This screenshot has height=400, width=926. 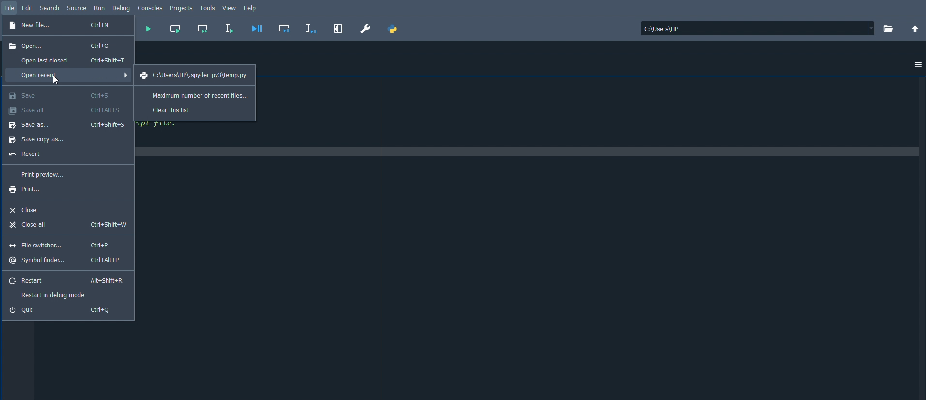 What do you see at coordinates (63, 310) in the screenshot?
I see `Quit` at bounding box center [63, 310].